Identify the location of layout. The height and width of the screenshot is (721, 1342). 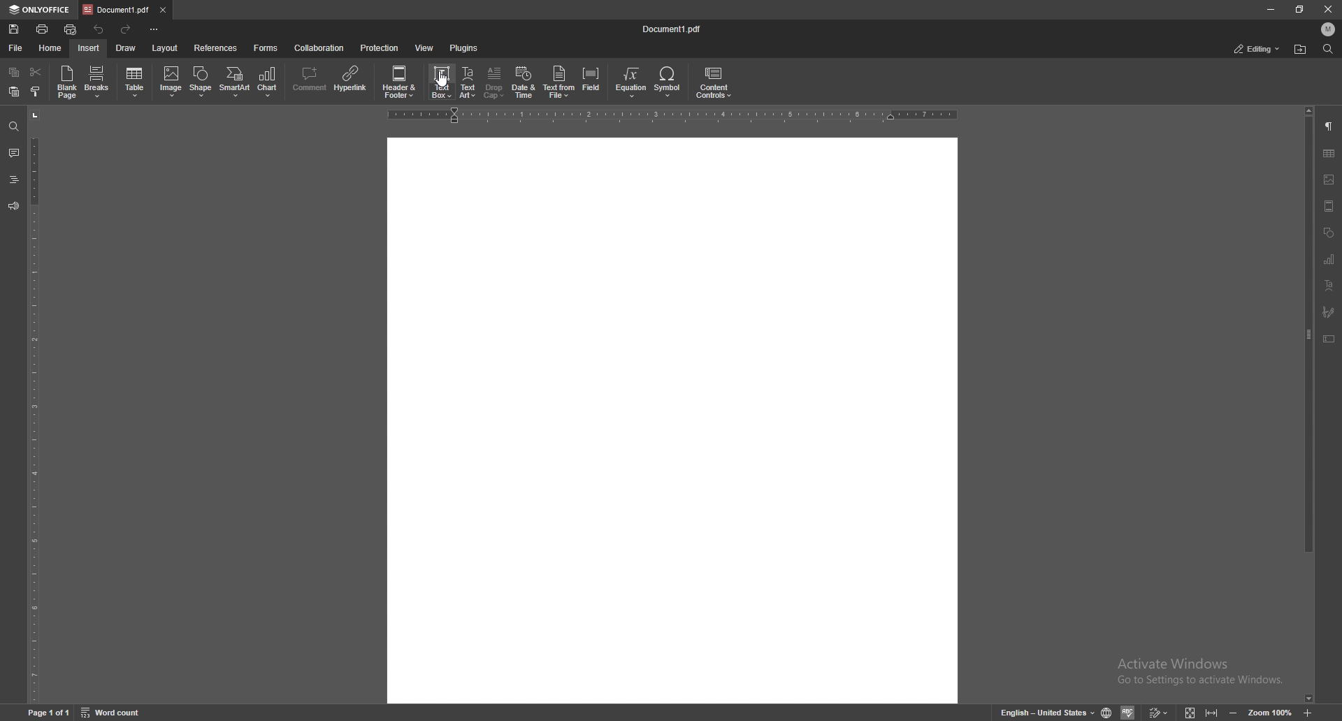
(166, 49).